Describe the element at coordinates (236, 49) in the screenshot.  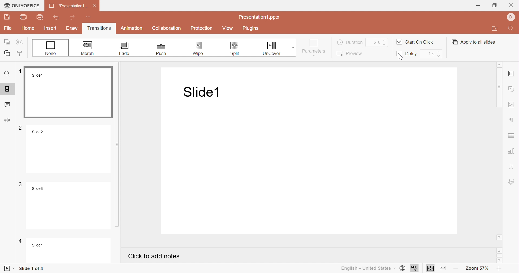
I see `Split` at that location.